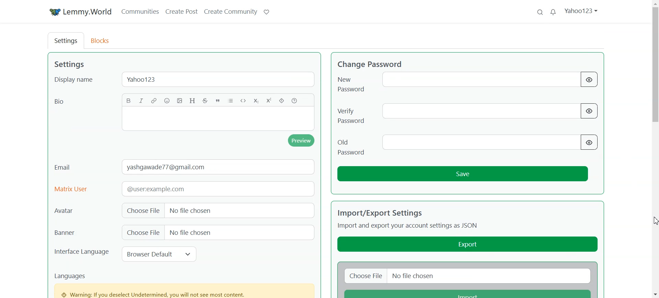 This screenshot has height=298, width=659. I want to click on reenter new password, so click(476, 111).